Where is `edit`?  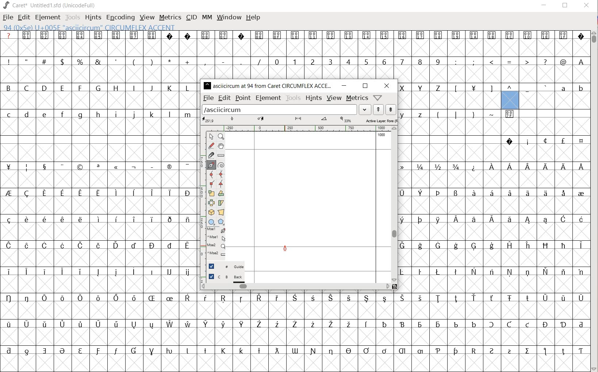 edit is located at coordinates (224, 98).